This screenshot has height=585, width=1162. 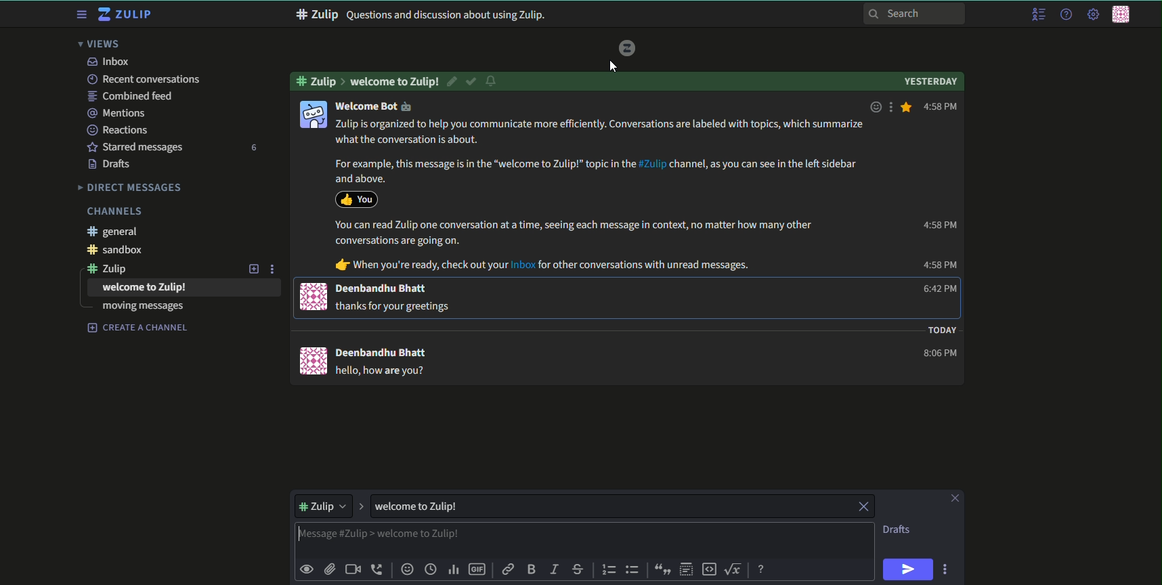 I want to click on poll, so click(x=455, y=571).